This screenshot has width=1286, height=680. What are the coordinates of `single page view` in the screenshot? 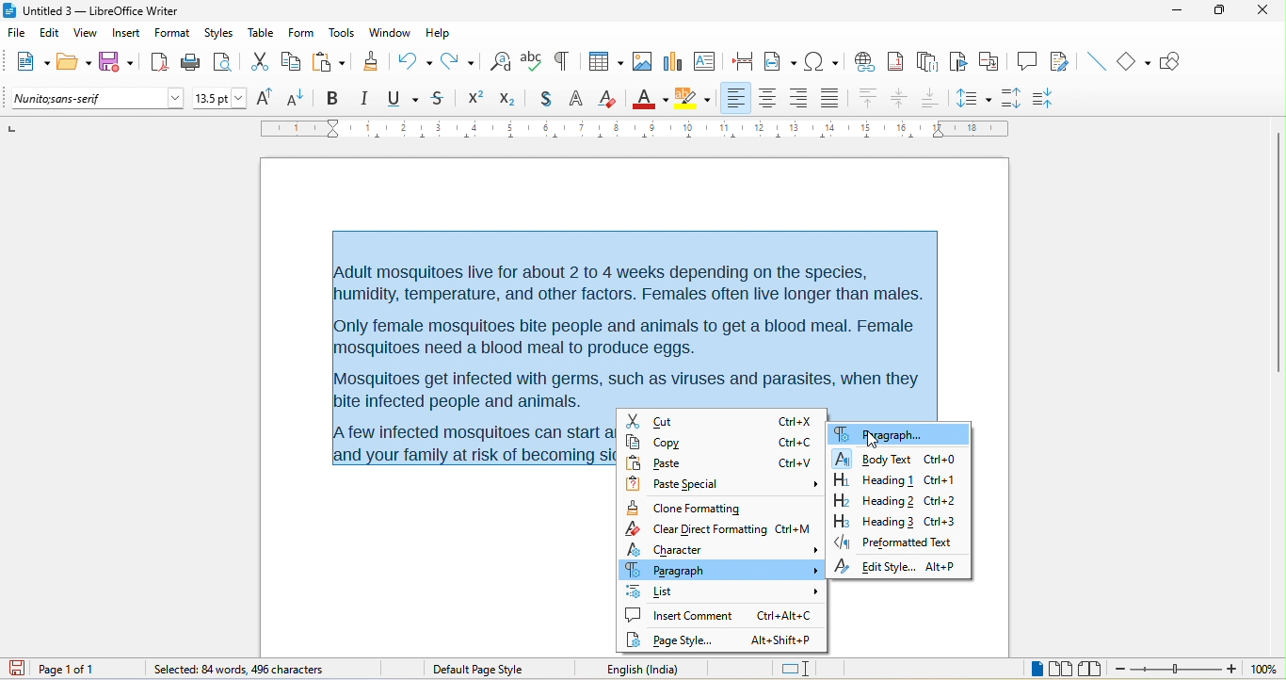 It's located at (1028, 670).